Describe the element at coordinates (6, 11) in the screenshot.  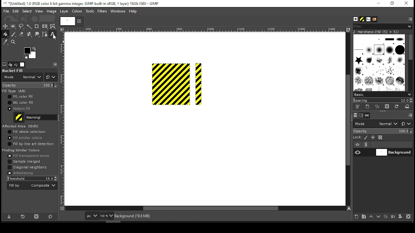
I see `file` at that location.